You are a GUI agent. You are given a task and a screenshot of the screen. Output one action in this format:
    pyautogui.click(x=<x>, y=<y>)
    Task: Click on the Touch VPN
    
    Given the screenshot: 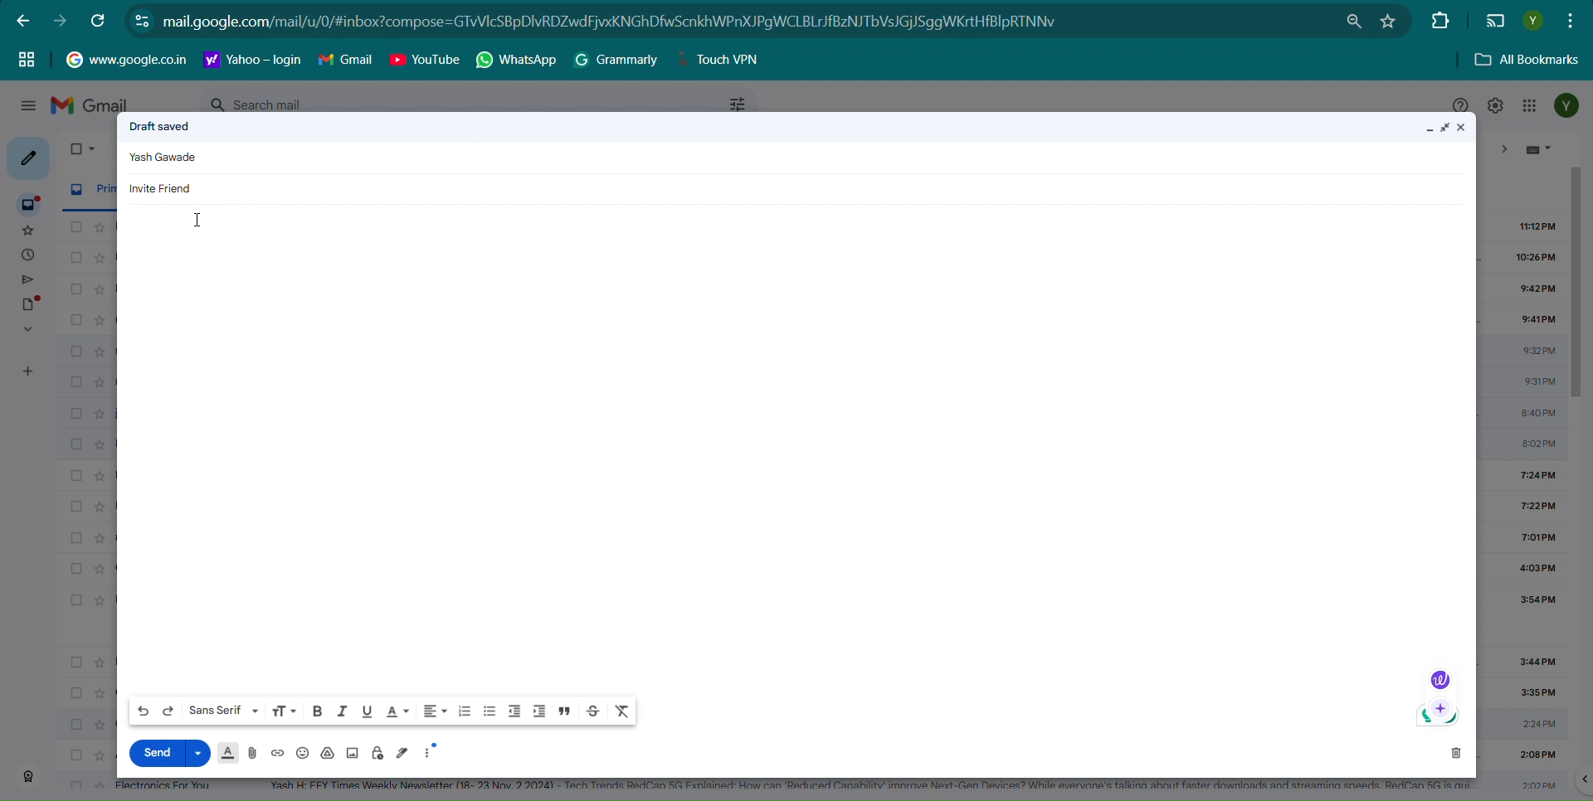 What is the action you would take?
    pyautogui.click(x=724, y=60)
    